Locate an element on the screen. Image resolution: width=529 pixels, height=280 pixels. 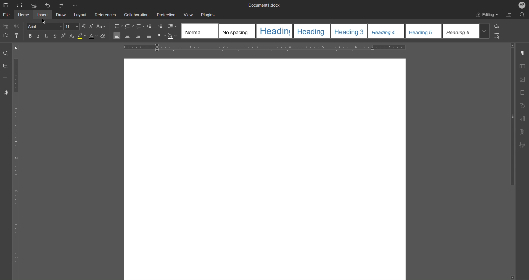
Search is located at coordinates (523, 15).